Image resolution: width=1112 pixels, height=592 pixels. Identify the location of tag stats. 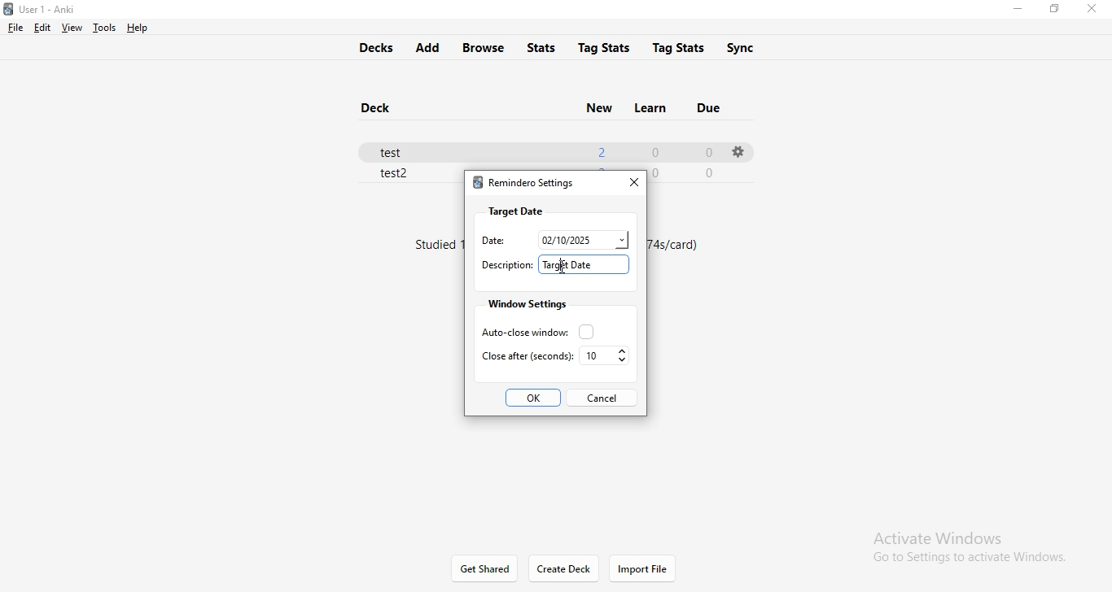
(604, 46).